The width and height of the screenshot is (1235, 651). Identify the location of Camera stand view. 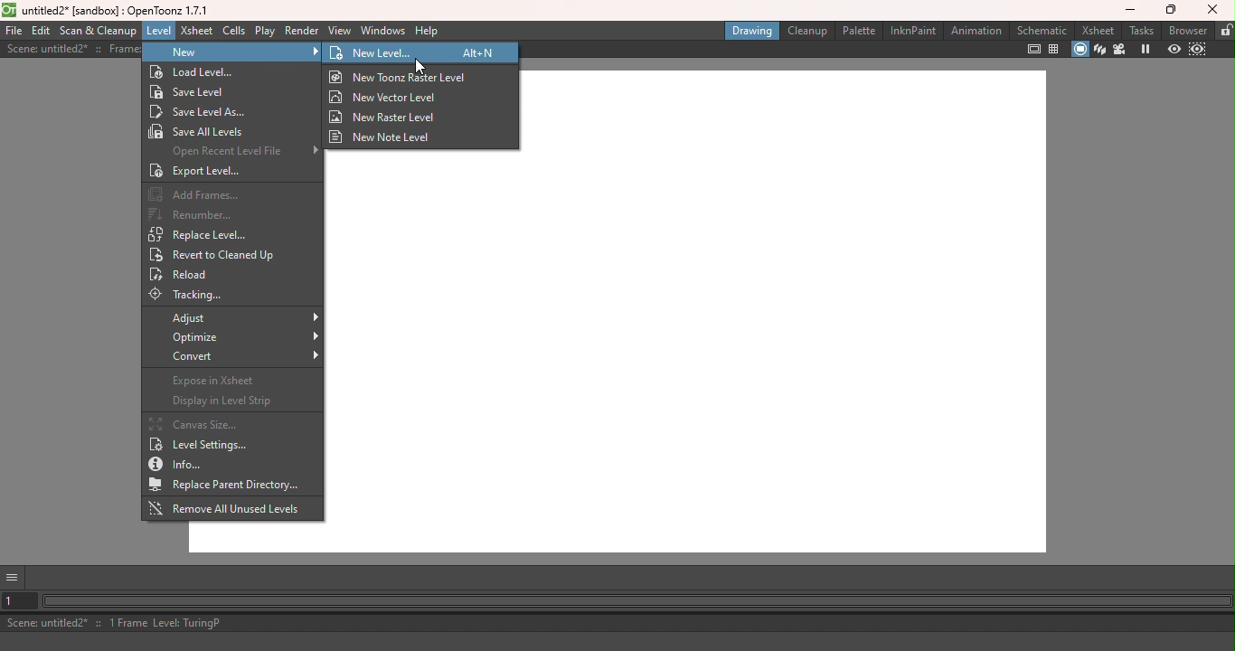
(1080, 50).